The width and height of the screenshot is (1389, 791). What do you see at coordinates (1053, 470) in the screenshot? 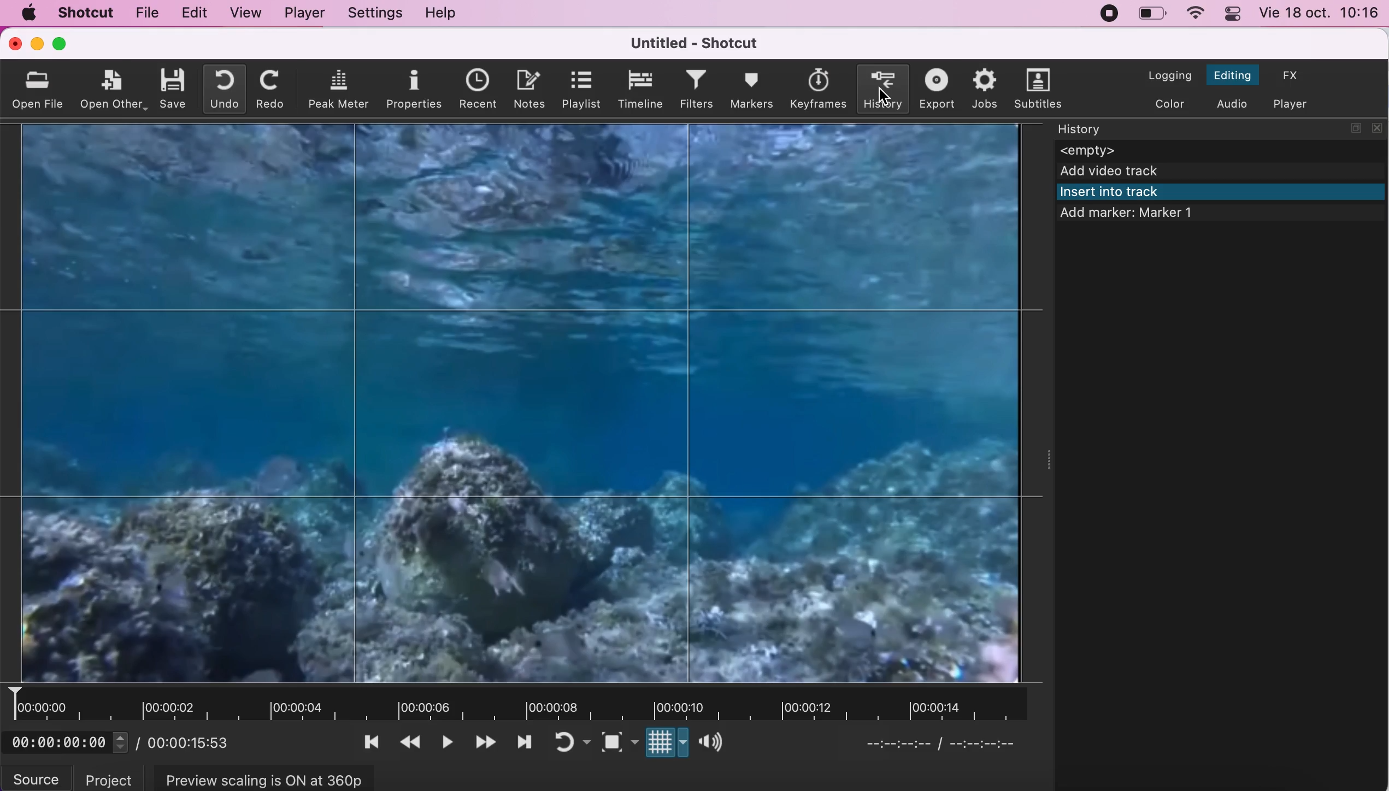
I see `shoow/hide panel` at bounding box center [1053, 470].